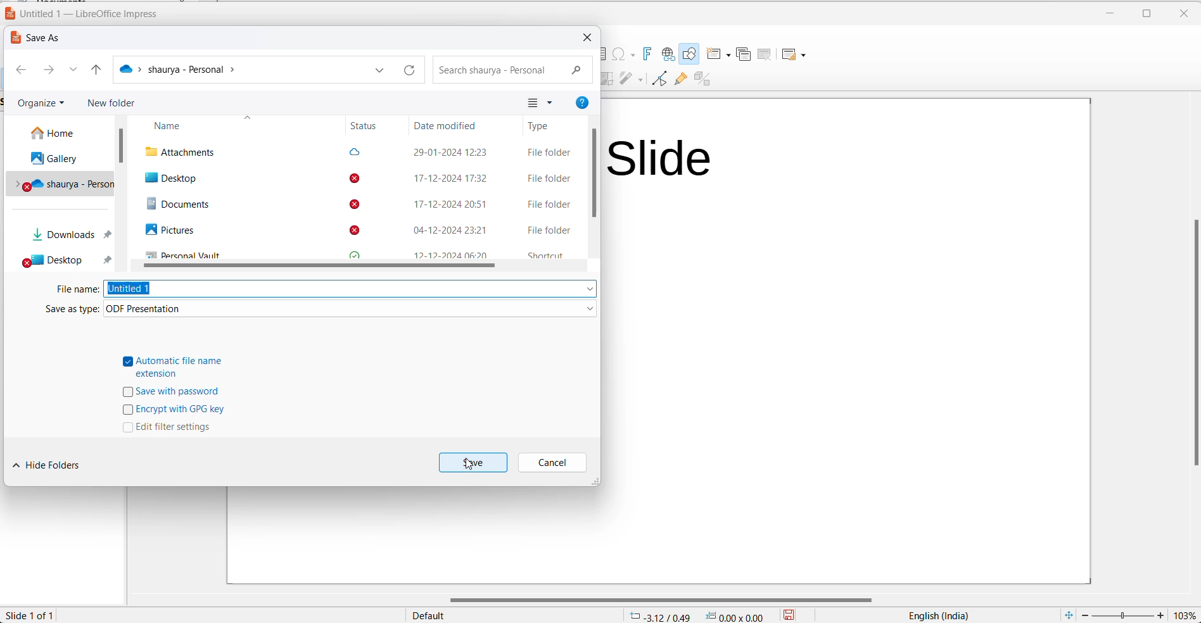 This screenshot has width=1201, height=623. Describe the element at coordinates (514, 70) in the screenshot. I see `search bar input bar` at that location.